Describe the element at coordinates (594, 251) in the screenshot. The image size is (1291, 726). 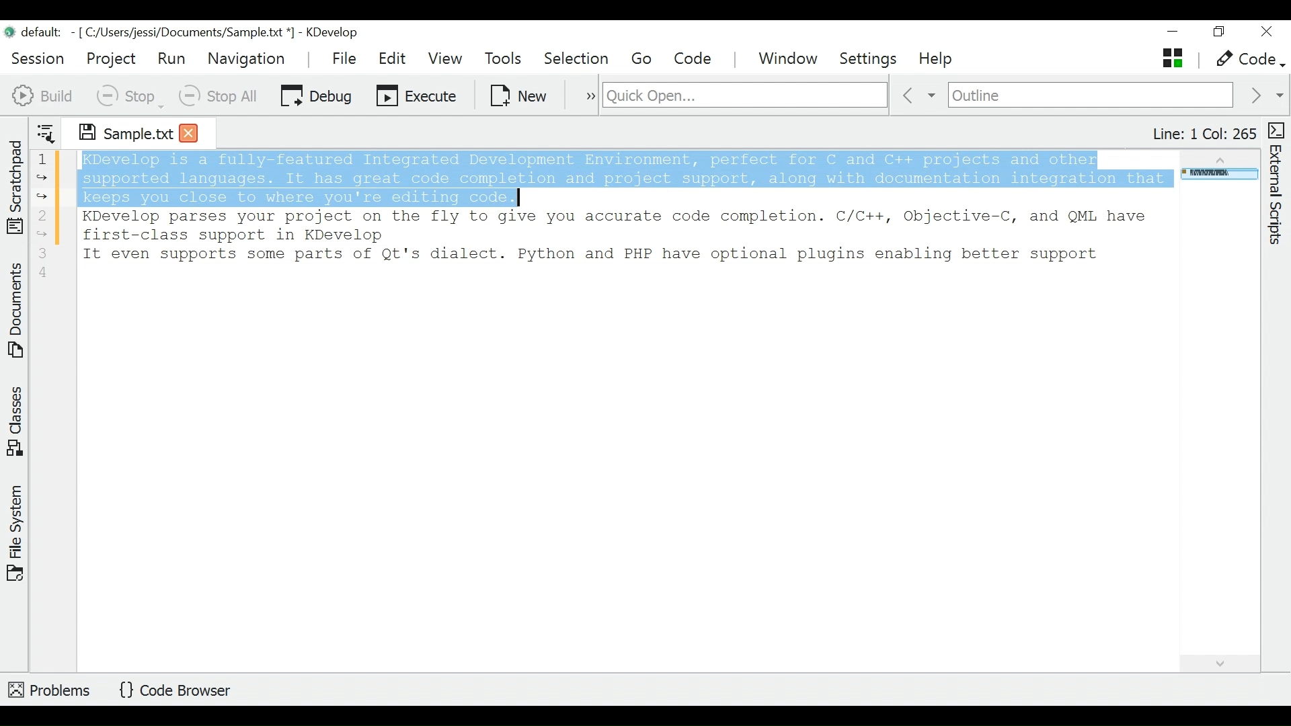
I see `2 KDevelop parses your project on the fly to give you accurate code completion. C/C++, Objective-C, and QML have first-class support in KDevelop. 3 It even supports some parts of Qt's dialect. Python and PHP have optional plugins enabling better support` at that location.